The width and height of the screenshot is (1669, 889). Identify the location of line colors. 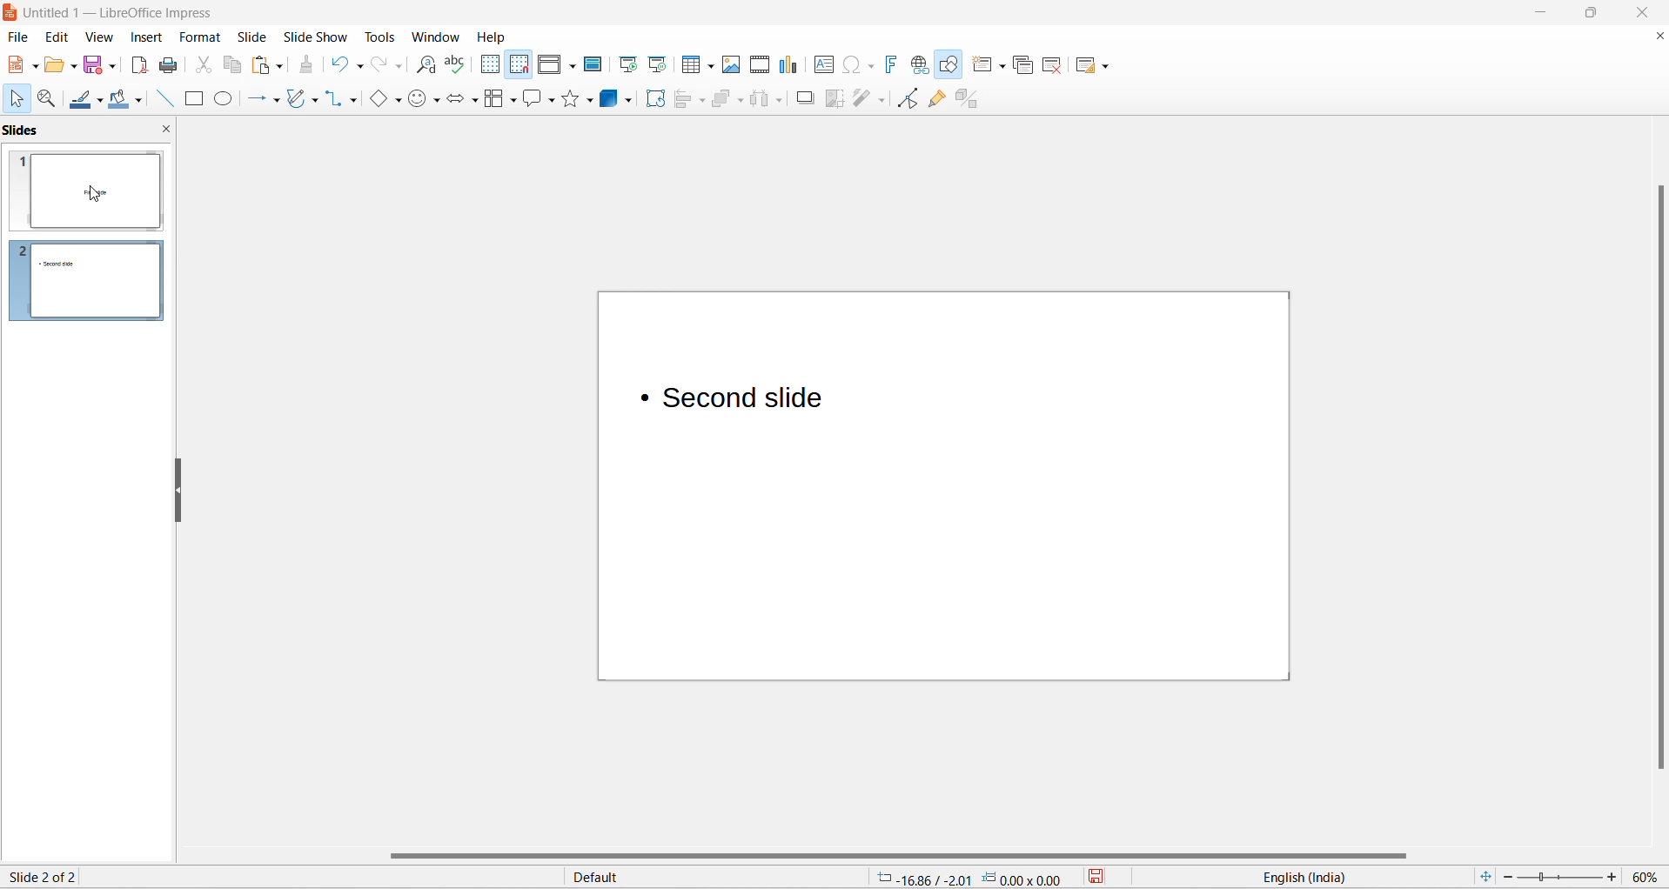
(75, 97).